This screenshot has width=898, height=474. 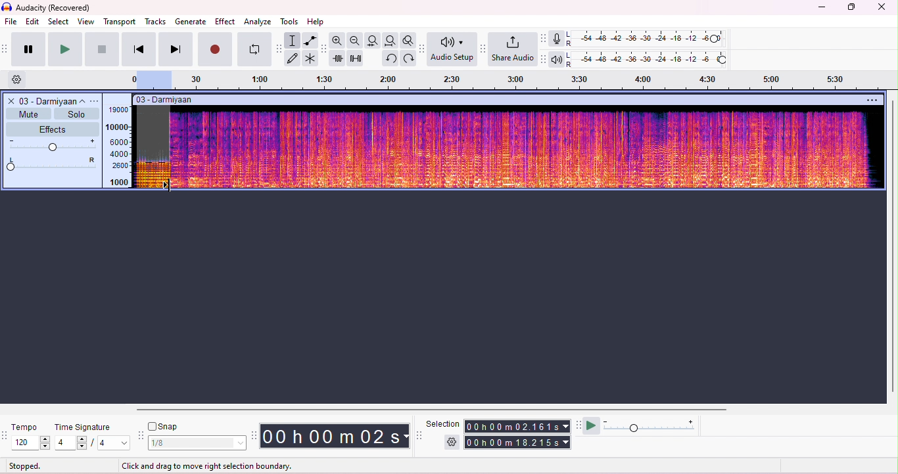 What do you see at coordinates (52, 165) in the screenshot?
I see `pan` at bounding box center [52, 165].